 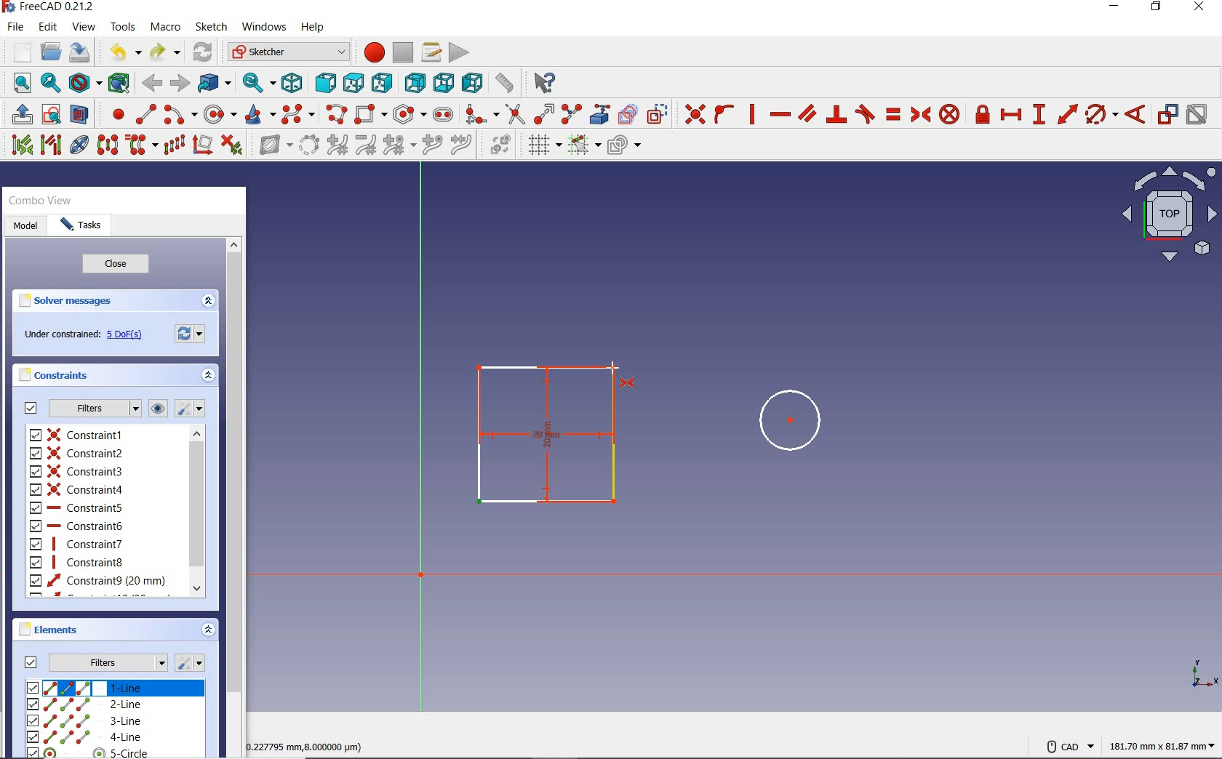 I want to click on edit, so click(x=48, y=28).